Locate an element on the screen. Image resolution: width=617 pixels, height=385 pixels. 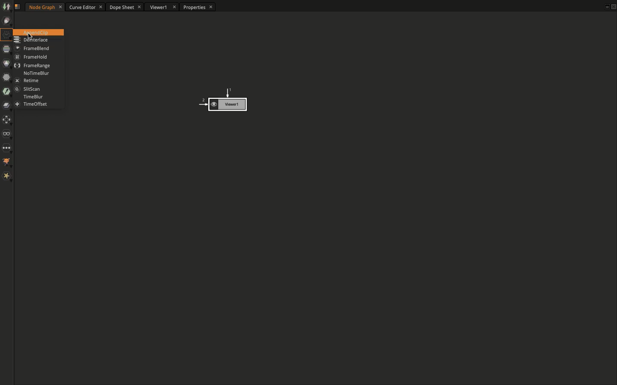
cursor is located at coordinates (30, 37).